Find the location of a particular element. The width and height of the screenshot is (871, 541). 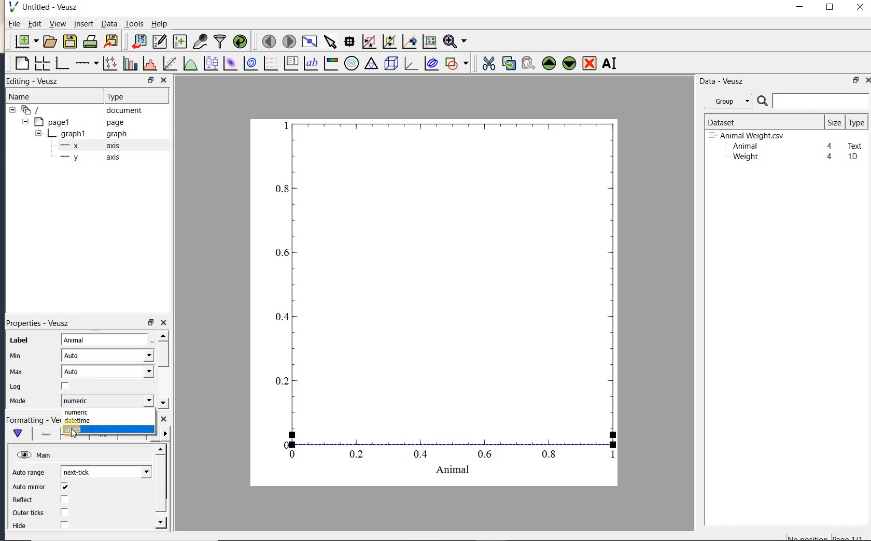

filter data is located at coordinates (220, 40).